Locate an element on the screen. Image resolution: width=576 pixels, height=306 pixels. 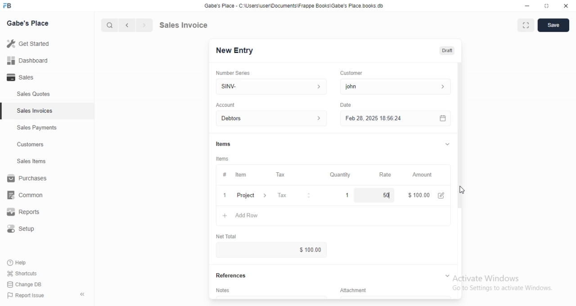
‘Number Series. is located at coordinates (234, 72).